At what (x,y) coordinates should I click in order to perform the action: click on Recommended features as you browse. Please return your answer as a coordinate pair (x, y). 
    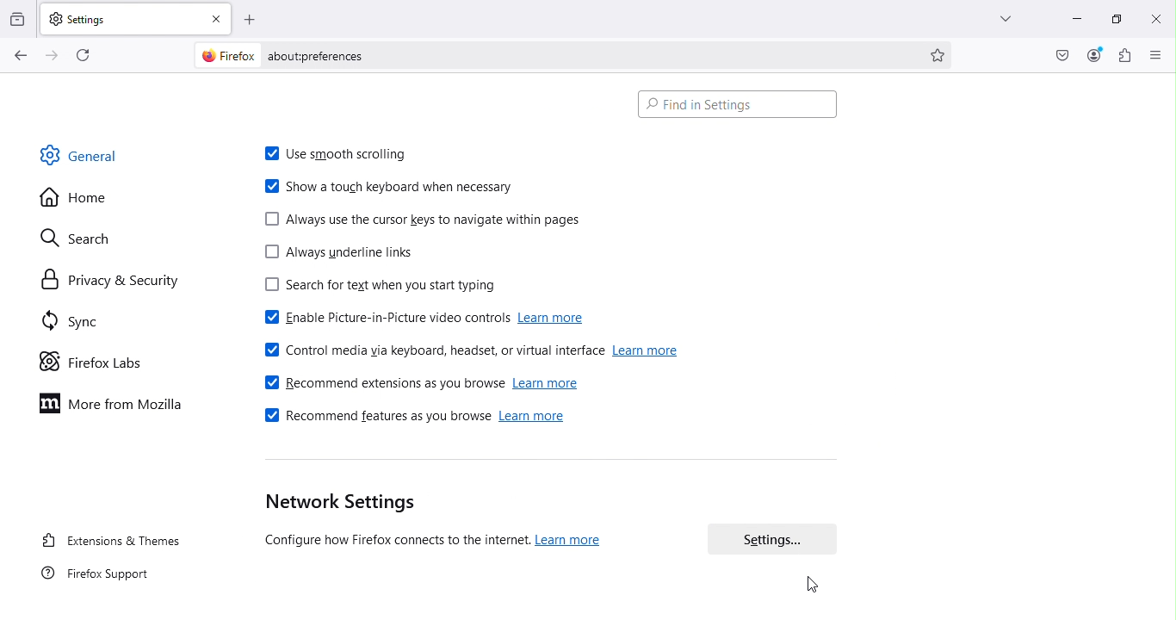
    Looking at the image, I should click on (412, 419).